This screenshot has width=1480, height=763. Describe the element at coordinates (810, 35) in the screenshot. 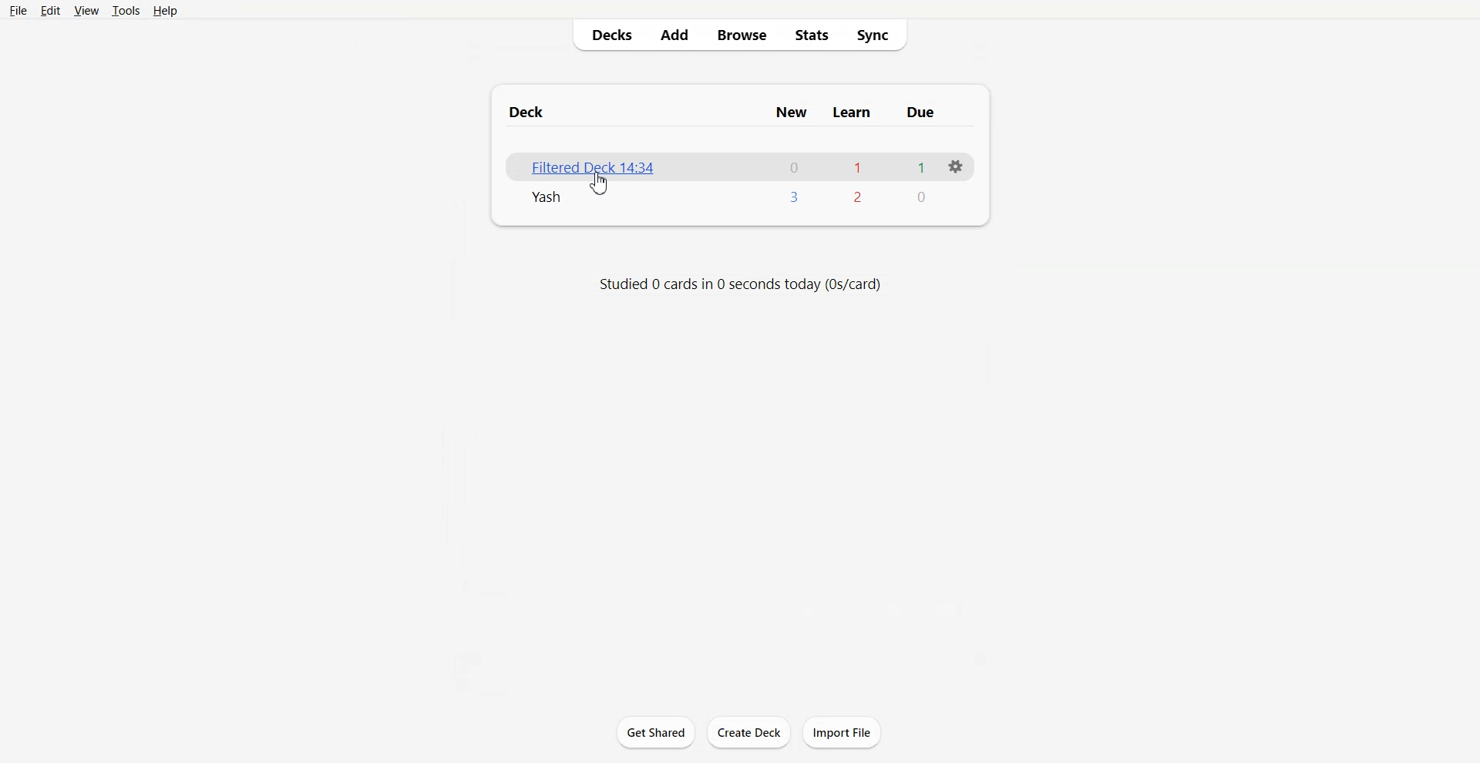

I see `Stats` at that location.